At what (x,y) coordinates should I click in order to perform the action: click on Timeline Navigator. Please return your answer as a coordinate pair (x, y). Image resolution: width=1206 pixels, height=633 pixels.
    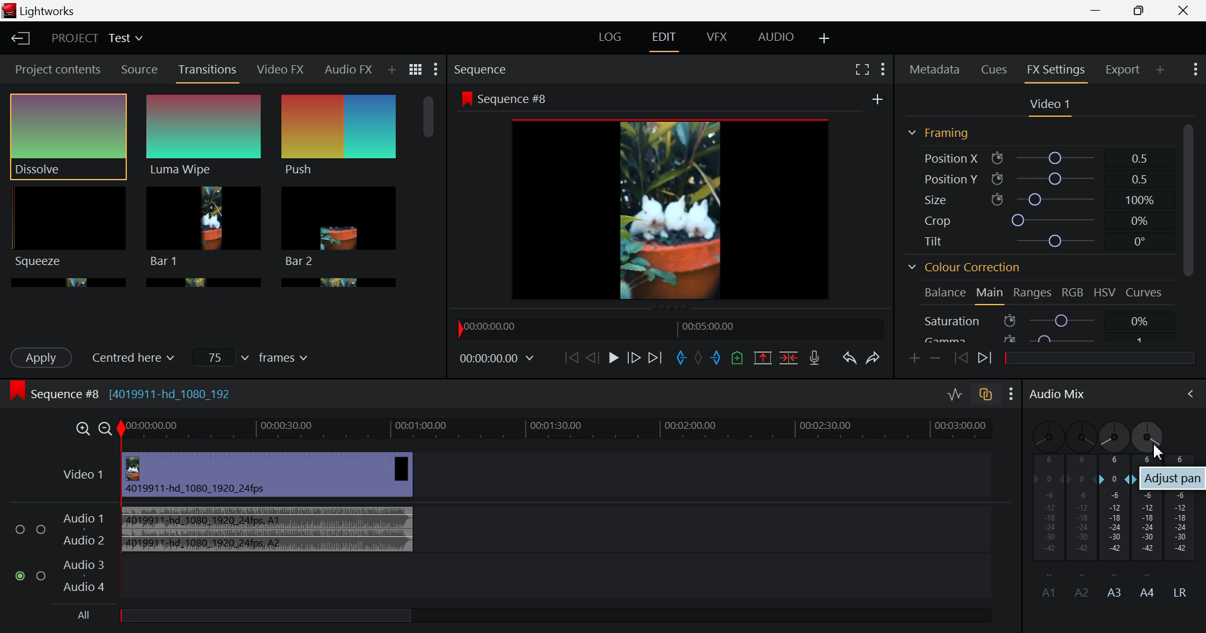
    Looking at the image, I should click on (671, 328).